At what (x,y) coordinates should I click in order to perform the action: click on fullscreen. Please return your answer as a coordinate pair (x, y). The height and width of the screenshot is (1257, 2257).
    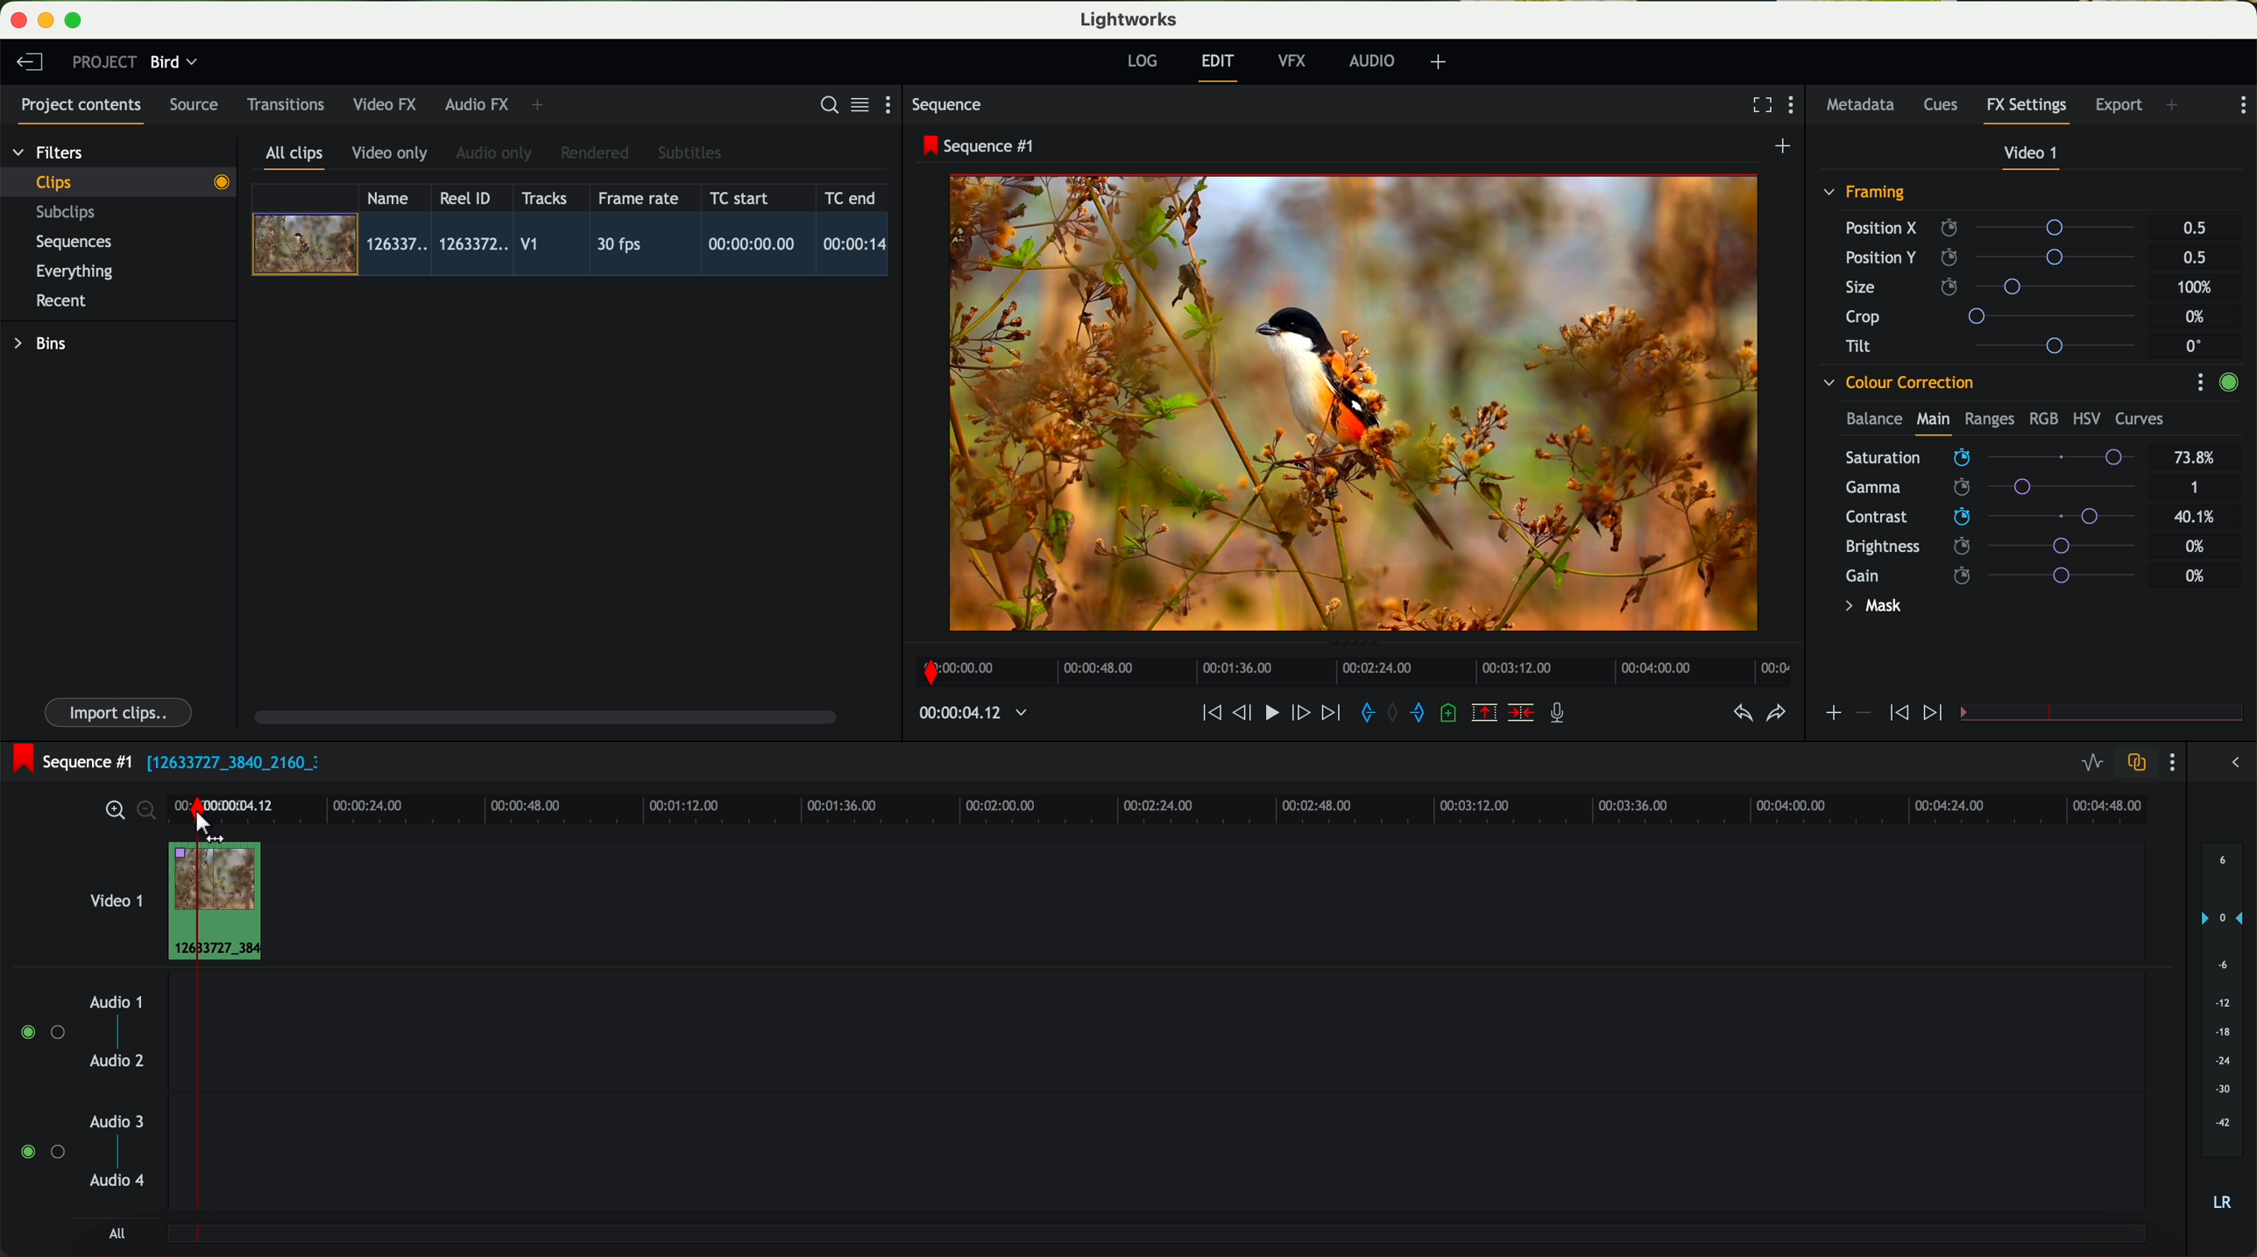
    Looking at the image, I should click on (1758, 104).